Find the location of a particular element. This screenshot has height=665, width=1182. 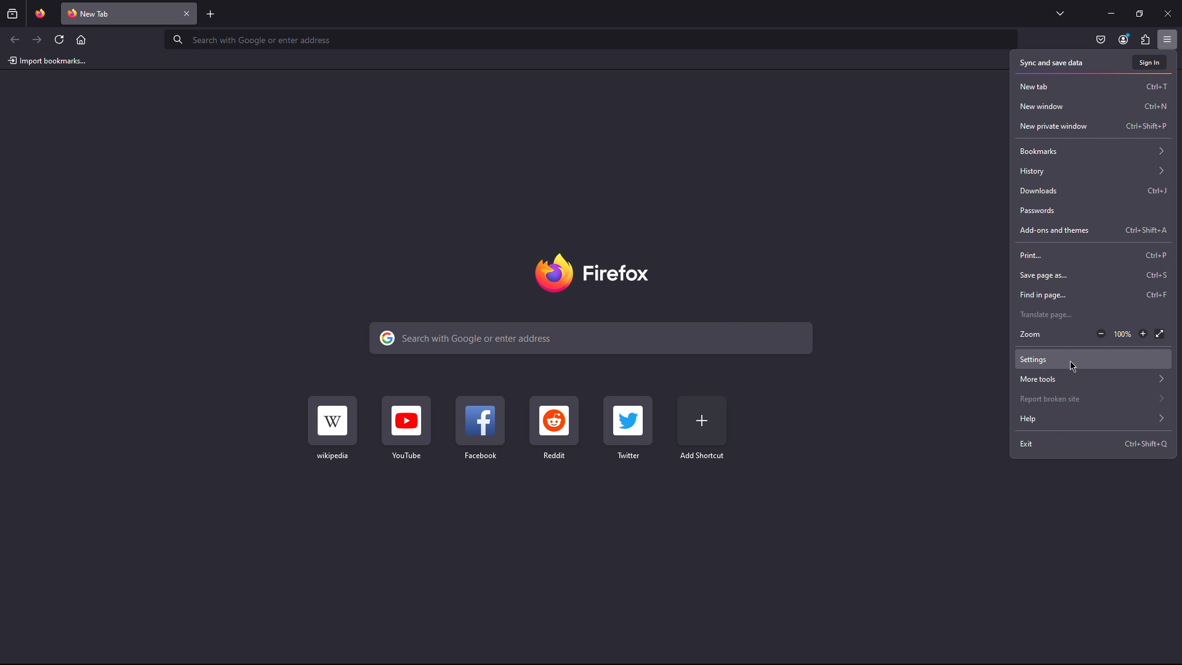

Import bookmarks is located at coordinates (47, 60).